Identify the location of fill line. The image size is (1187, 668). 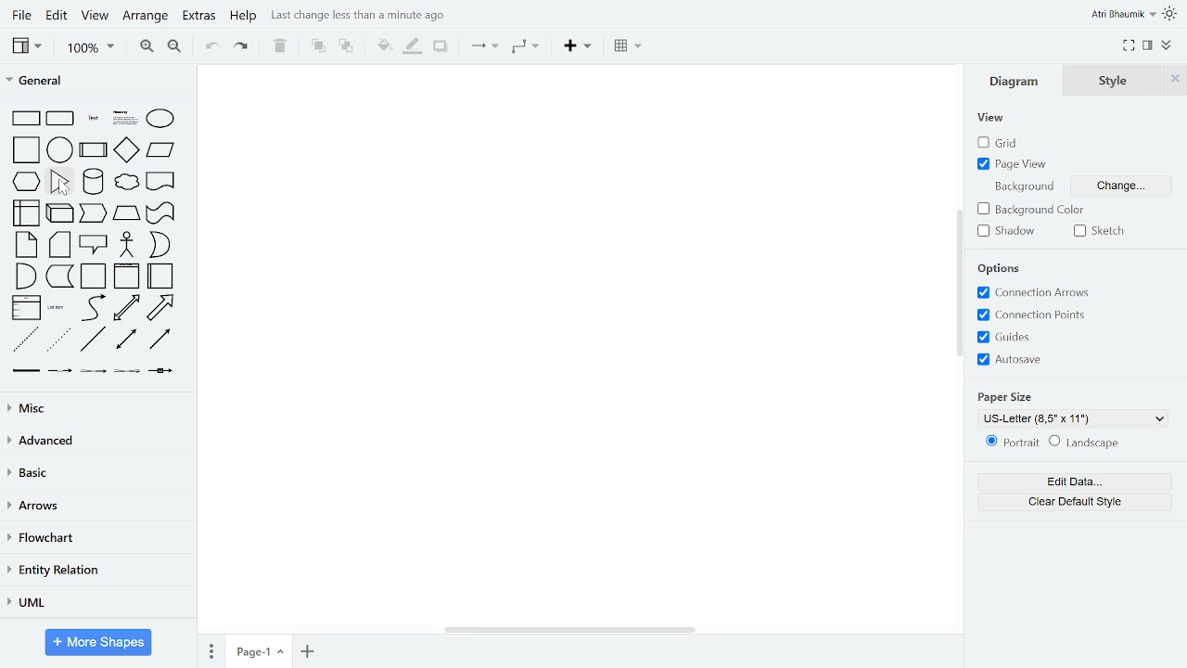
(412, 45).